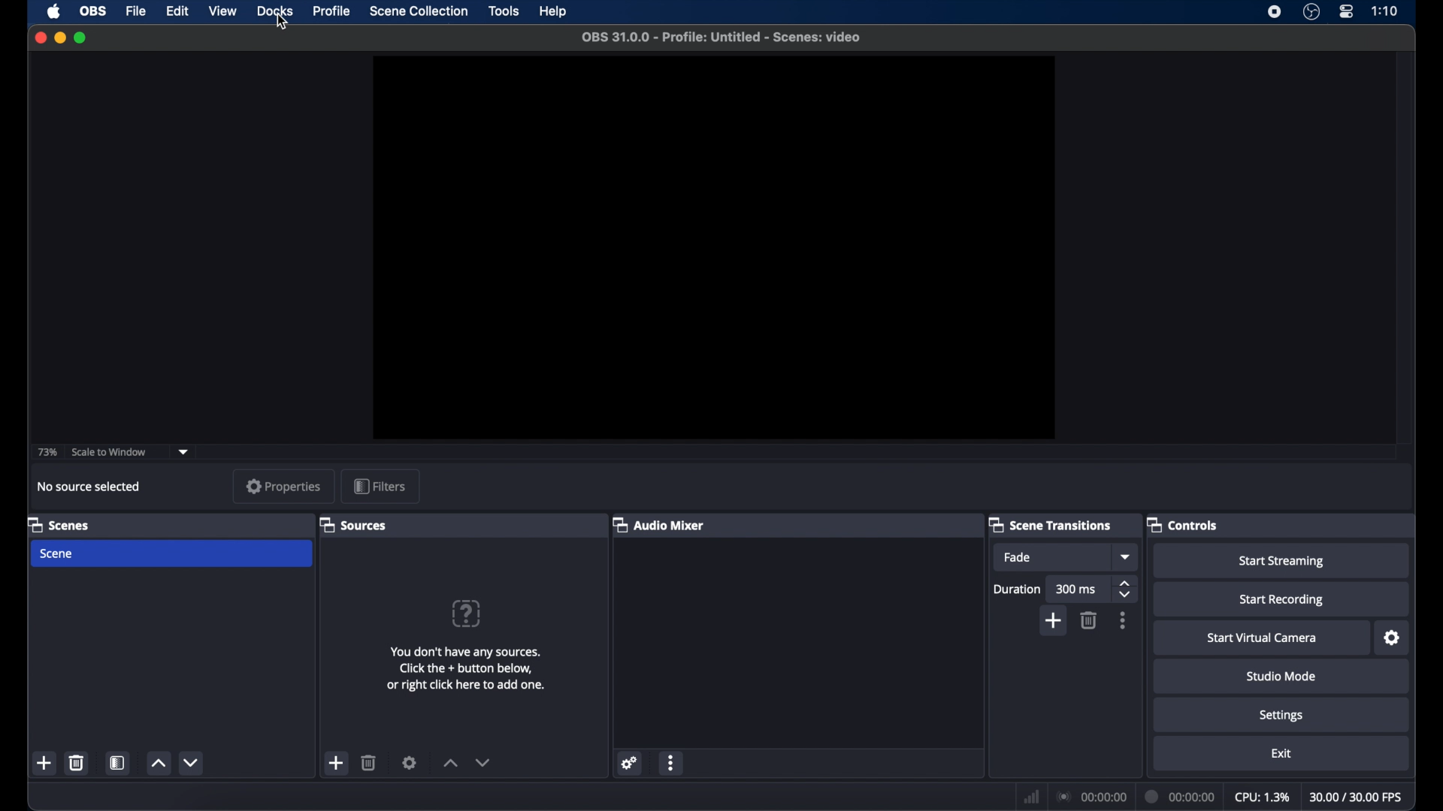  I want to click on scene transitions, so click(1051, 524).